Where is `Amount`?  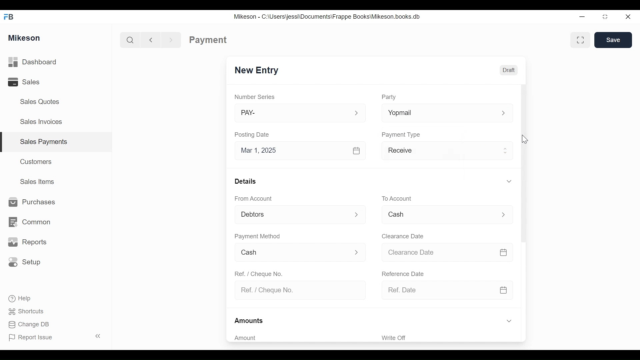
Amount is located at coordinates (249, 338).